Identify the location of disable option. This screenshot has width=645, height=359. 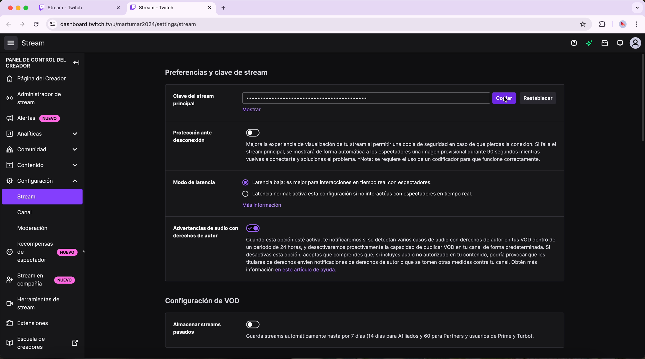
(253, 325).